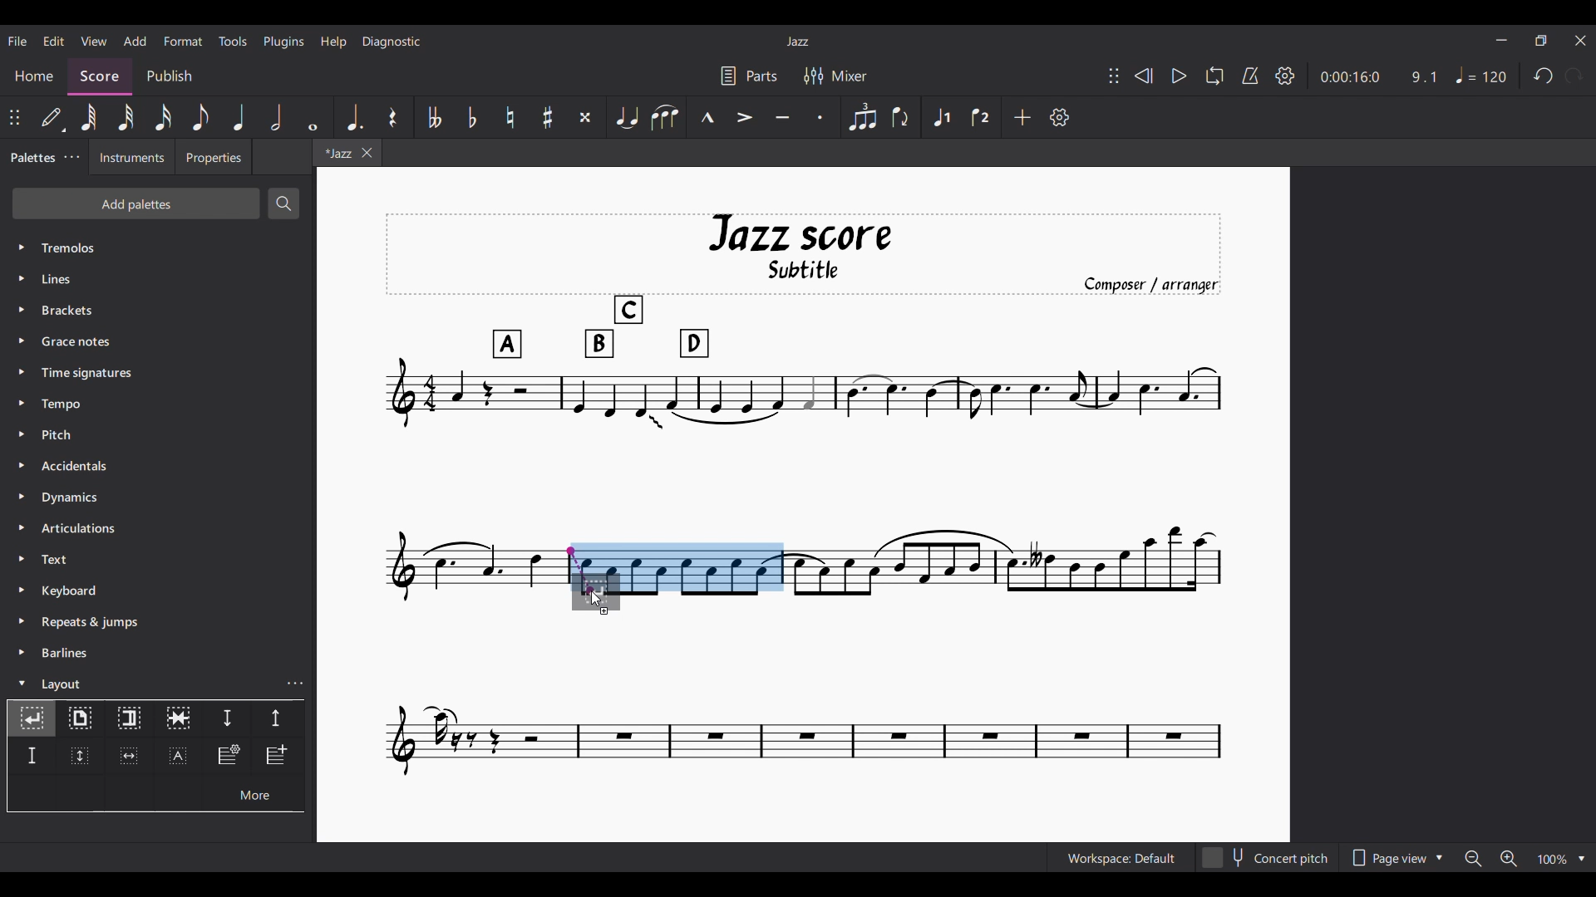 This screenshot has height=897, width=1596. I want to click on Marcato, so click(707, 117).